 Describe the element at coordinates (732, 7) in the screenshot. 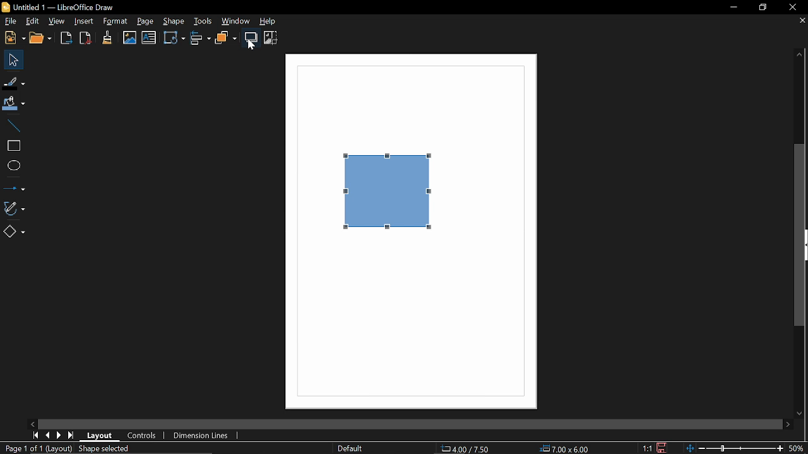

I see `Minimize` at that location.